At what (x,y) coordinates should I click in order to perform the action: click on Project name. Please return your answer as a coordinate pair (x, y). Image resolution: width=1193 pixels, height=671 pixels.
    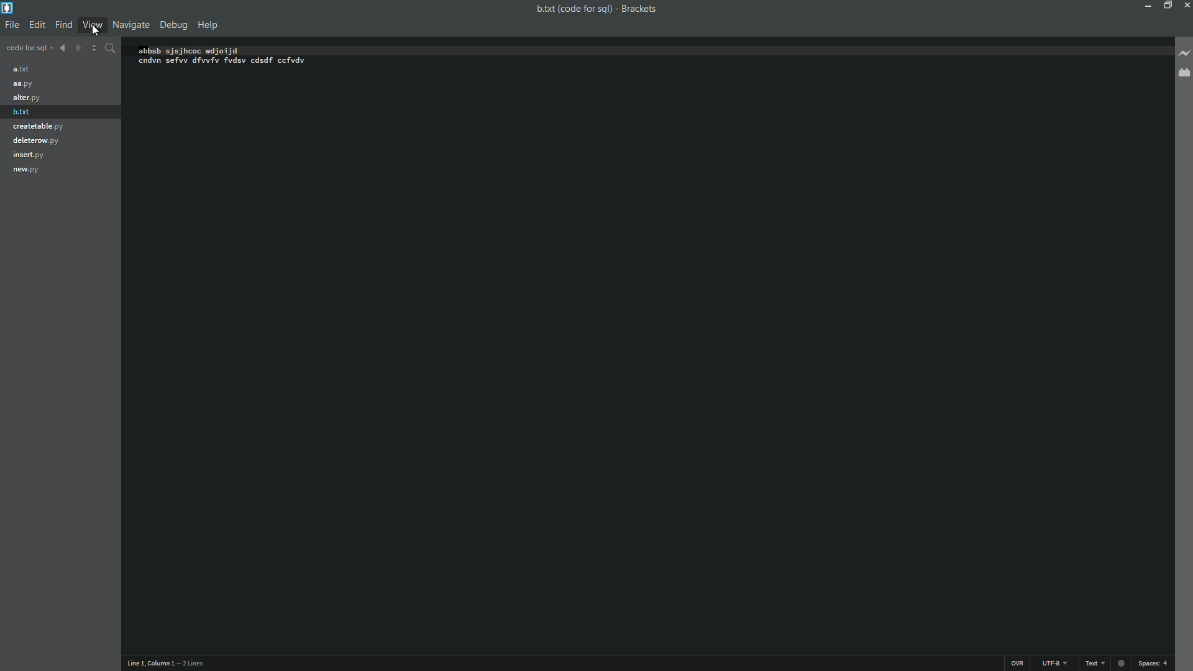
    Looking at the image, I should click on (29, 47).